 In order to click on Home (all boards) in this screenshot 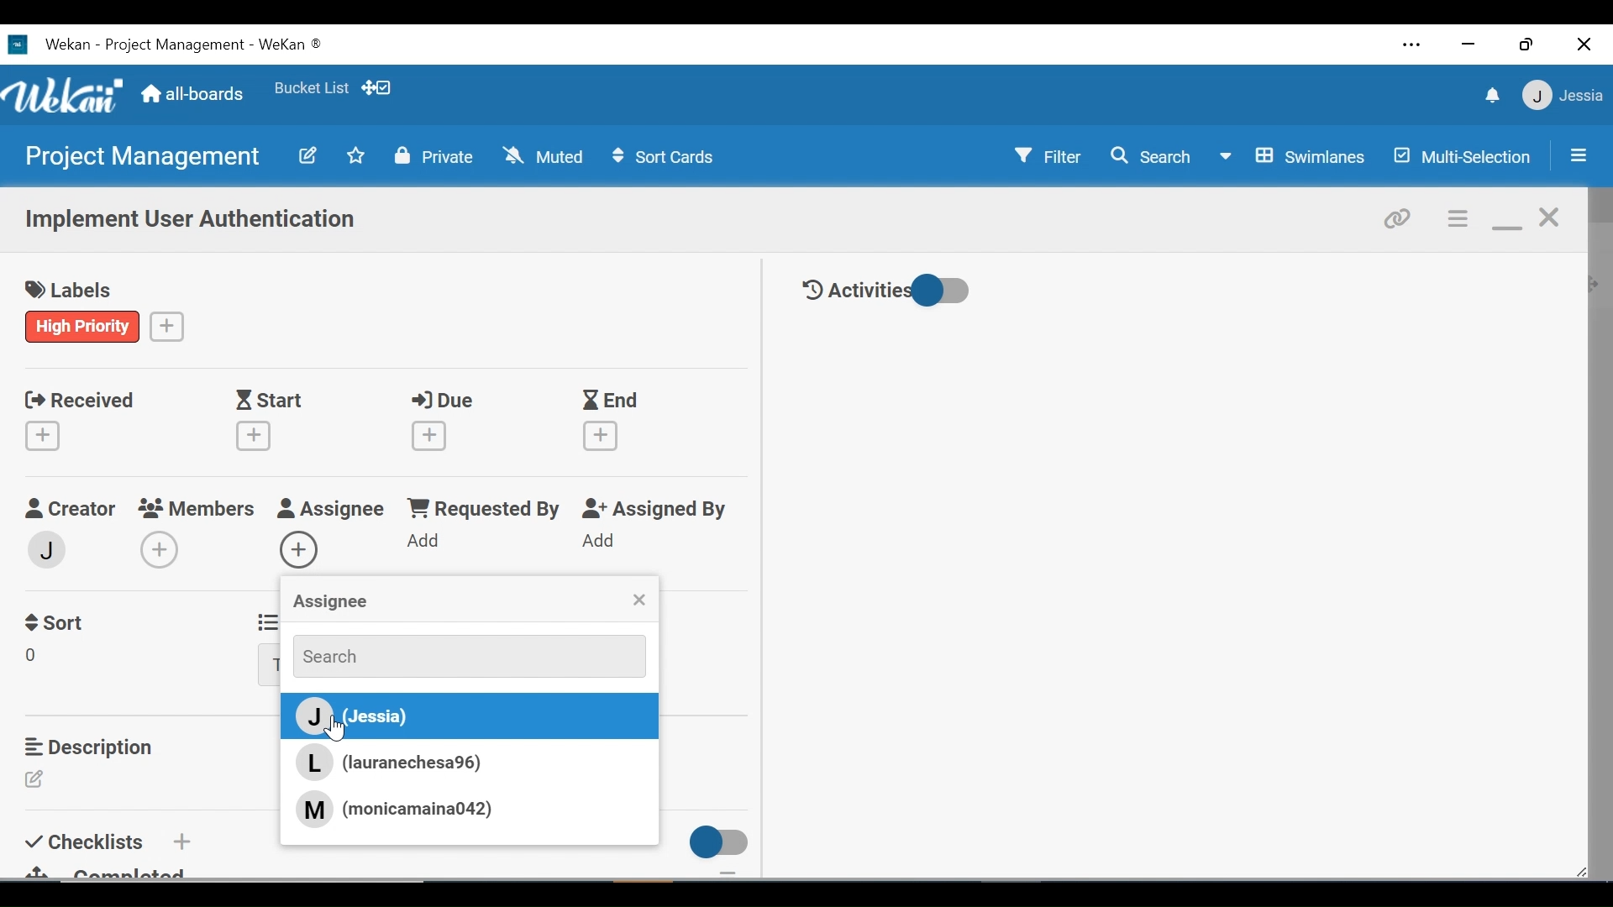, I will do `click(193, 95)`.